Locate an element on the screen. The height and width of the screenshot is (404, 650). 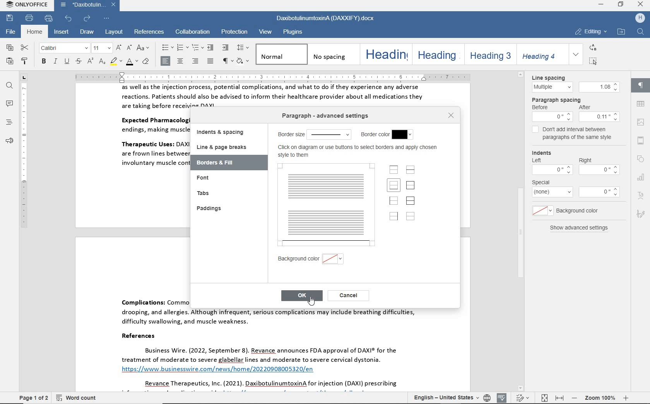
multilevel list is located at coordinates (197, 48).